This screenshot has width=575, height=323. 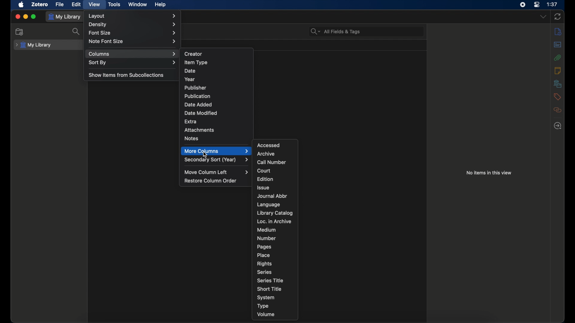 What do you see at coordinates (161, 5) in the screenshot?
I see `help` at bounding box center [161, 5].